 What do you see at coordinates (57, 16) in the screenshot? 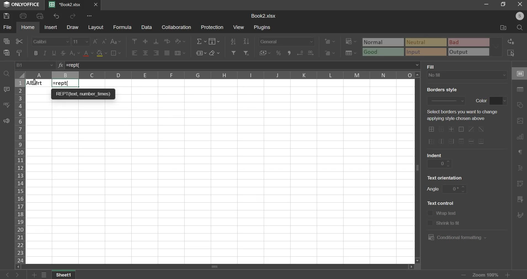
I see `undo` at bounding box center [57, 16].